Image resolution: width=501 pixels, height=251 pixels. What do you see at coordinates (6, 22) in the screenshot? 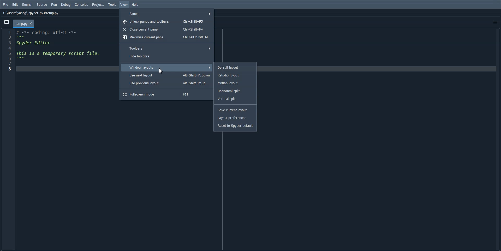
I see `Browse Tab` at bounding box center [6, 22].